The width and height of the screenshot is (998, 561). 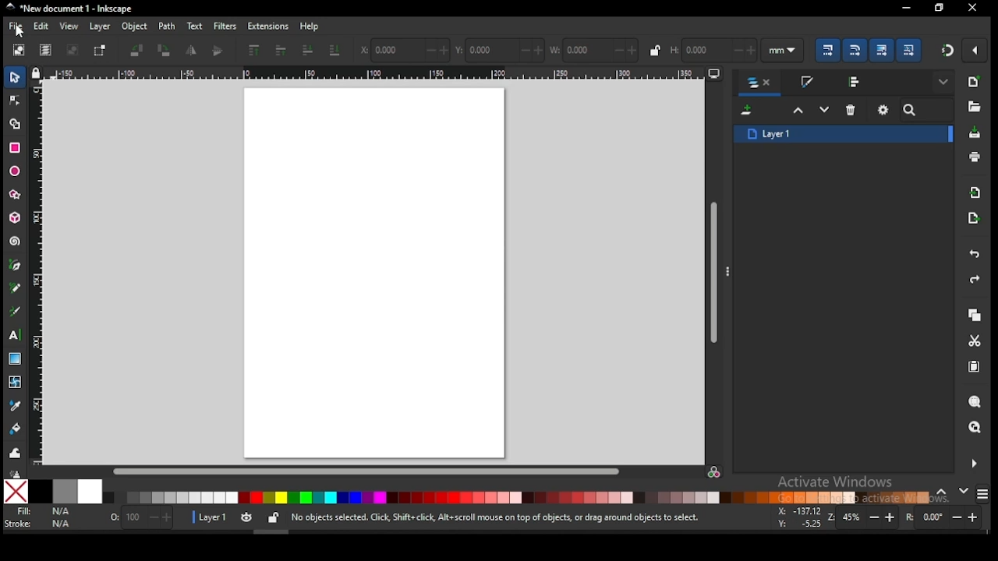 What do you see at coordinates (712, 48) in the screenshot?
I see `height of selection` at bounding box center [712, 48].